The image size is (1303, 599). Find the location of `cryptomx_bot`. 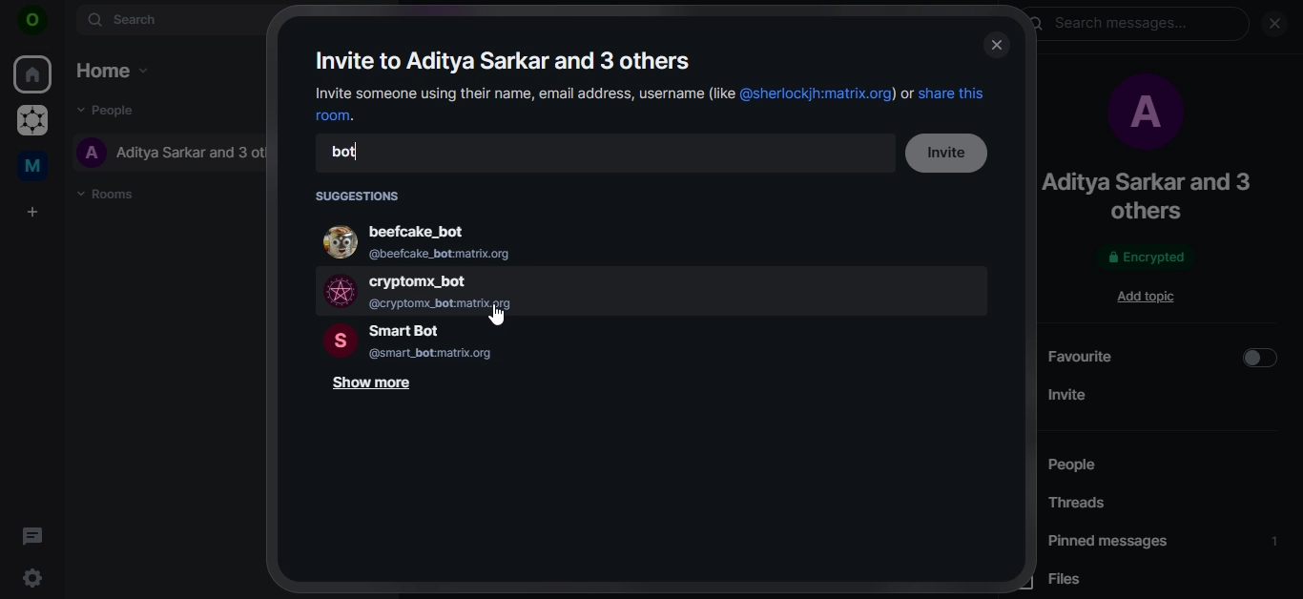

cryptomx_bot is located at coordinates (464, 290).